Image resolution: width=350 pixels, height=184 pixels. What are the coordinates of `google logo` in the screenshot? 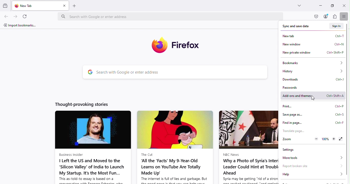 It's located at (89, 73).